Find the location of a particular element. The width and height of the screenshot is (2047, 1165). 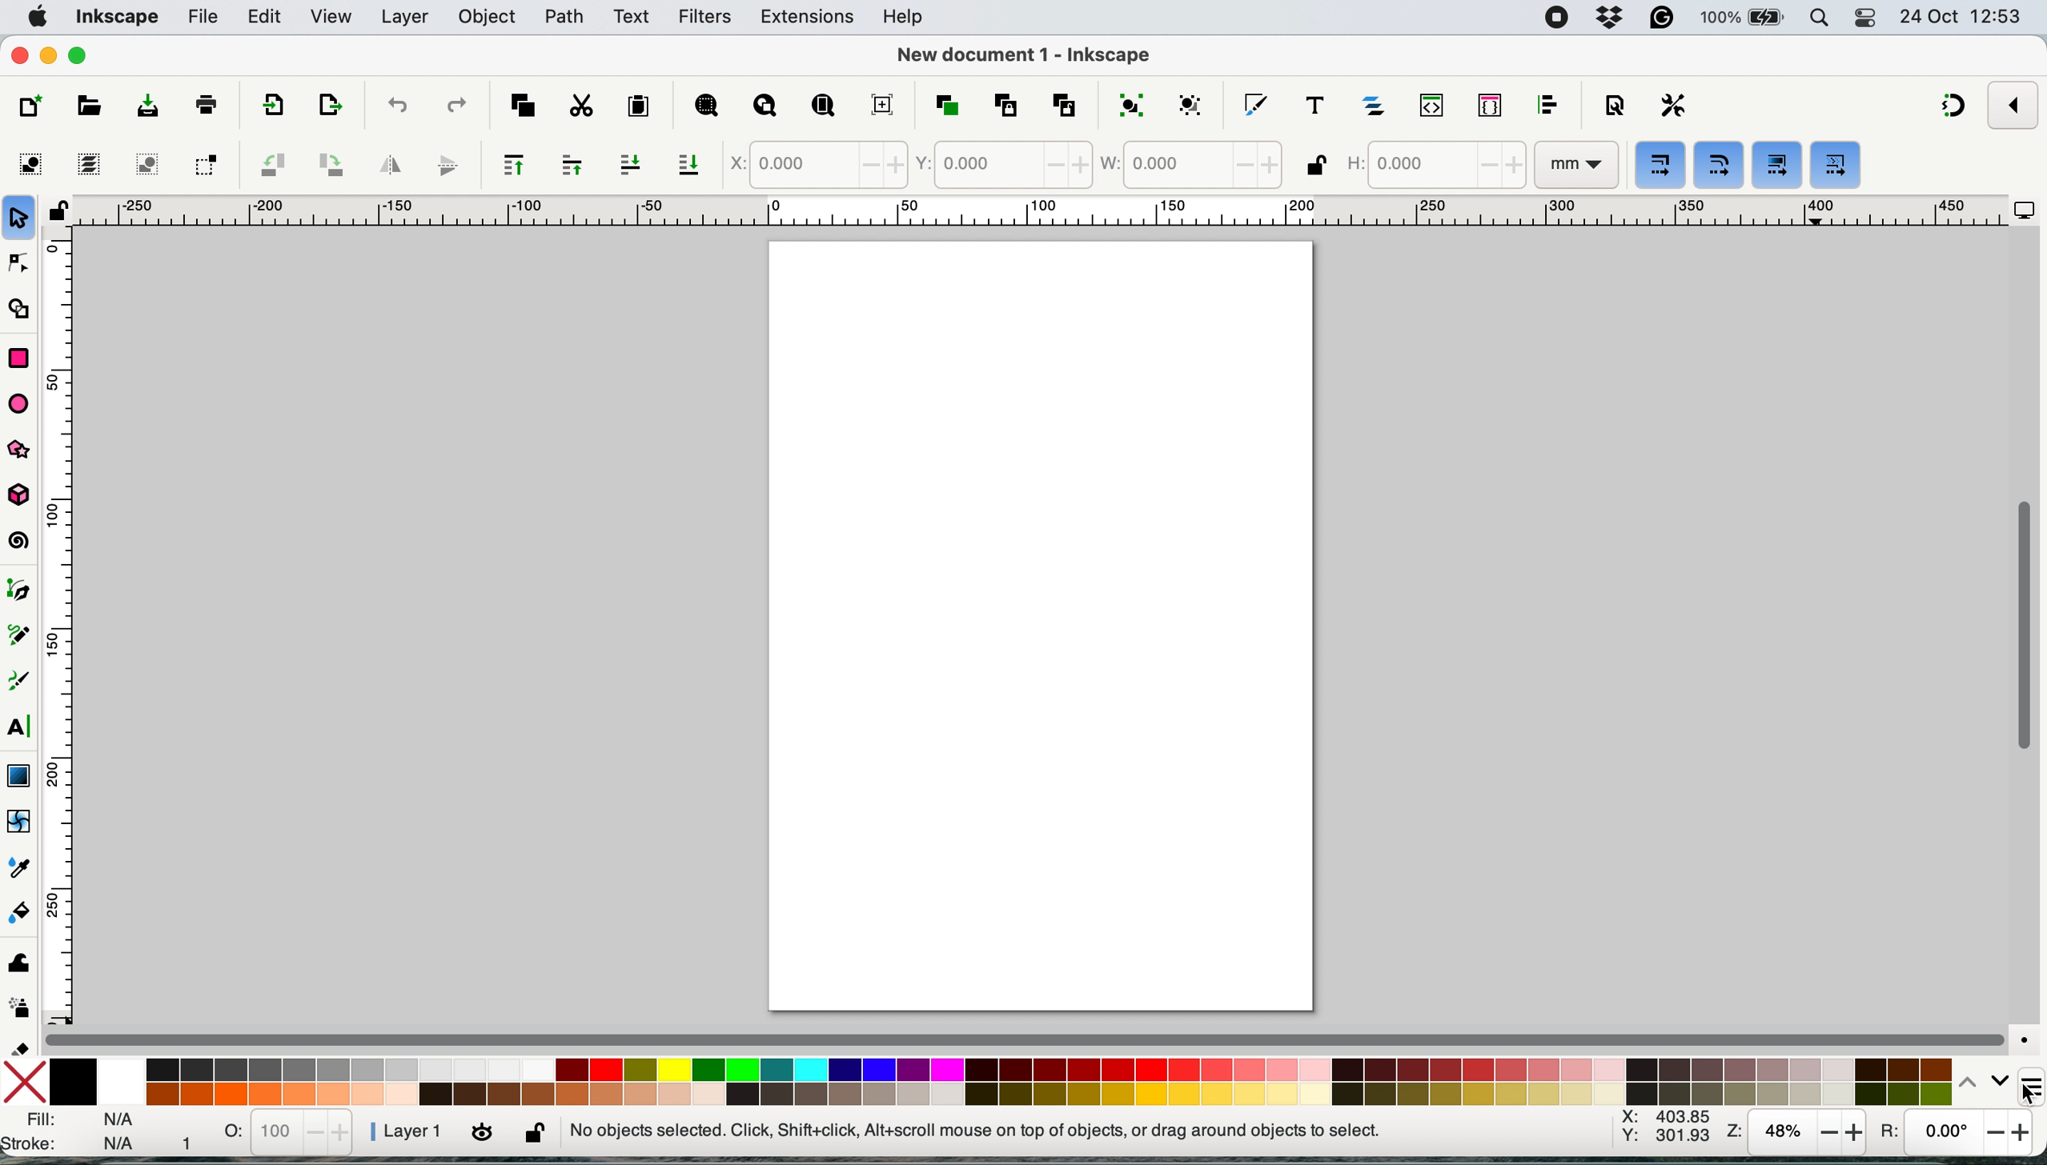

shape builder tool is located at coordinates (25, 310).